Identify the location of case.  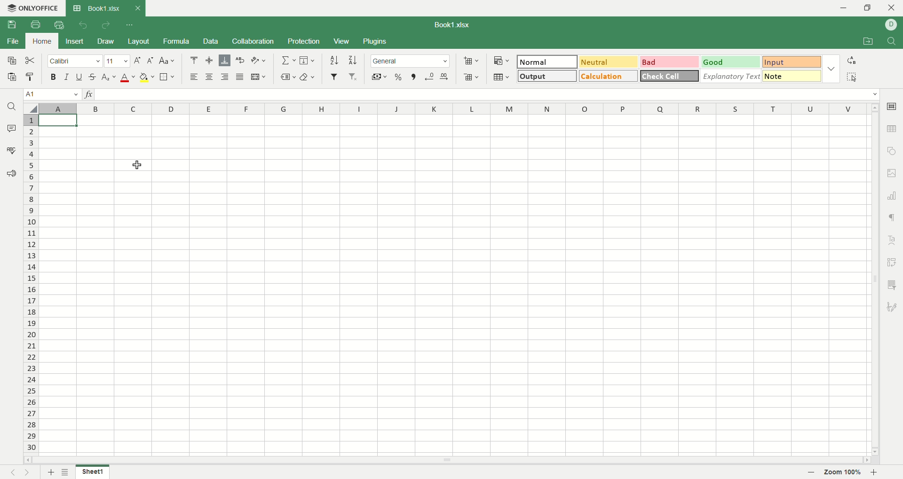
(167, 60).